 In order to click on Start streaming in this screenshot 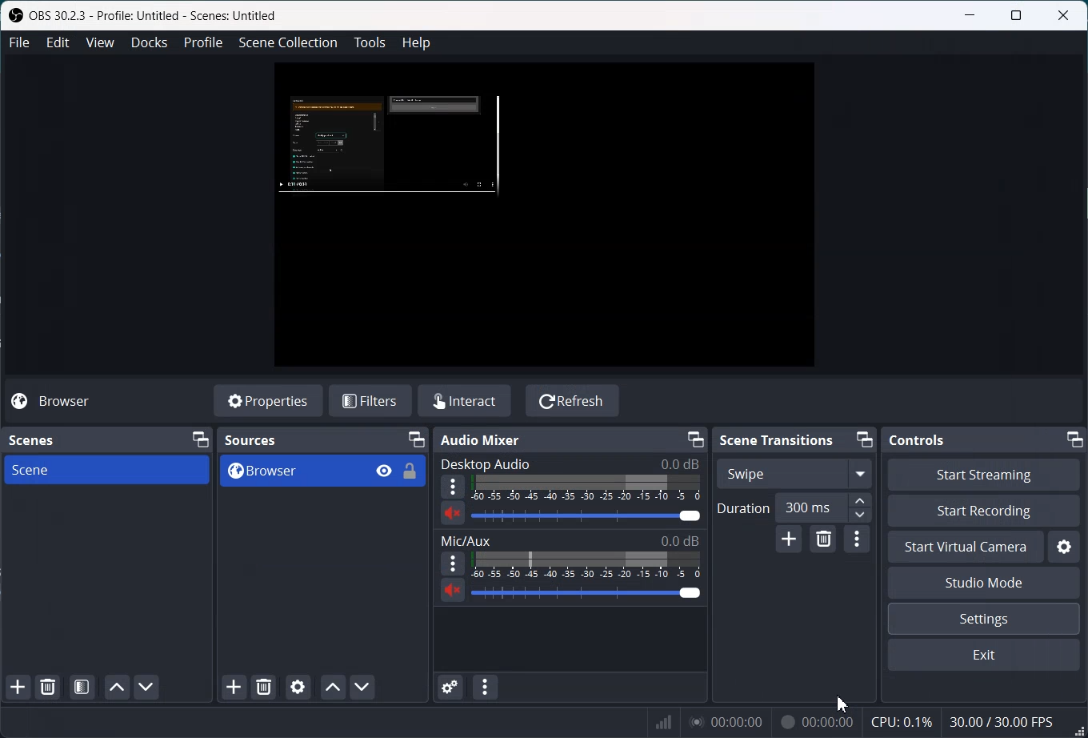, I will do `click(984, 474)`.